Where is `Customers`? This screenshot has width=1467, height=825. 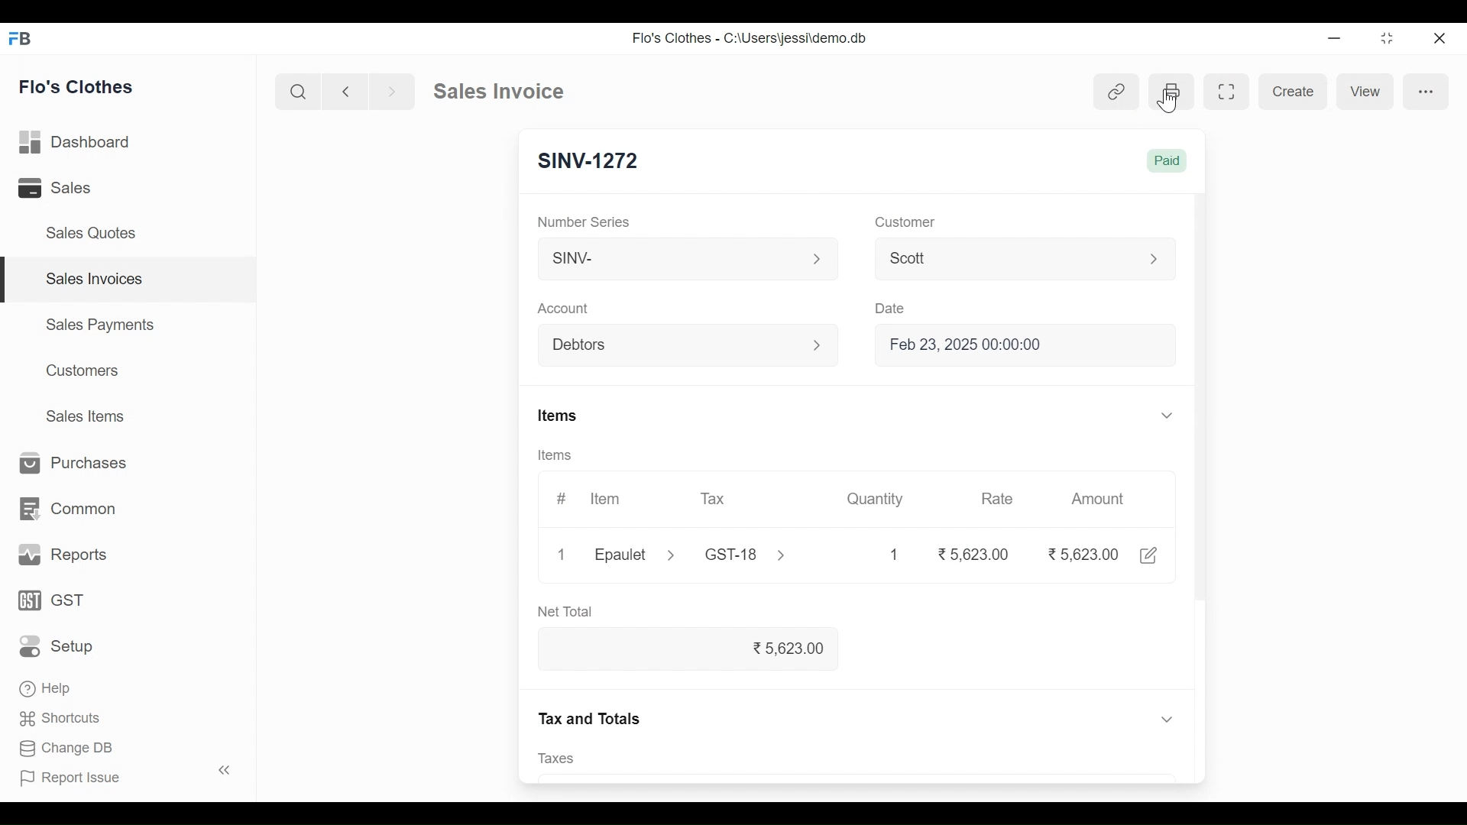
Customers is located at coordinates (83, 371).